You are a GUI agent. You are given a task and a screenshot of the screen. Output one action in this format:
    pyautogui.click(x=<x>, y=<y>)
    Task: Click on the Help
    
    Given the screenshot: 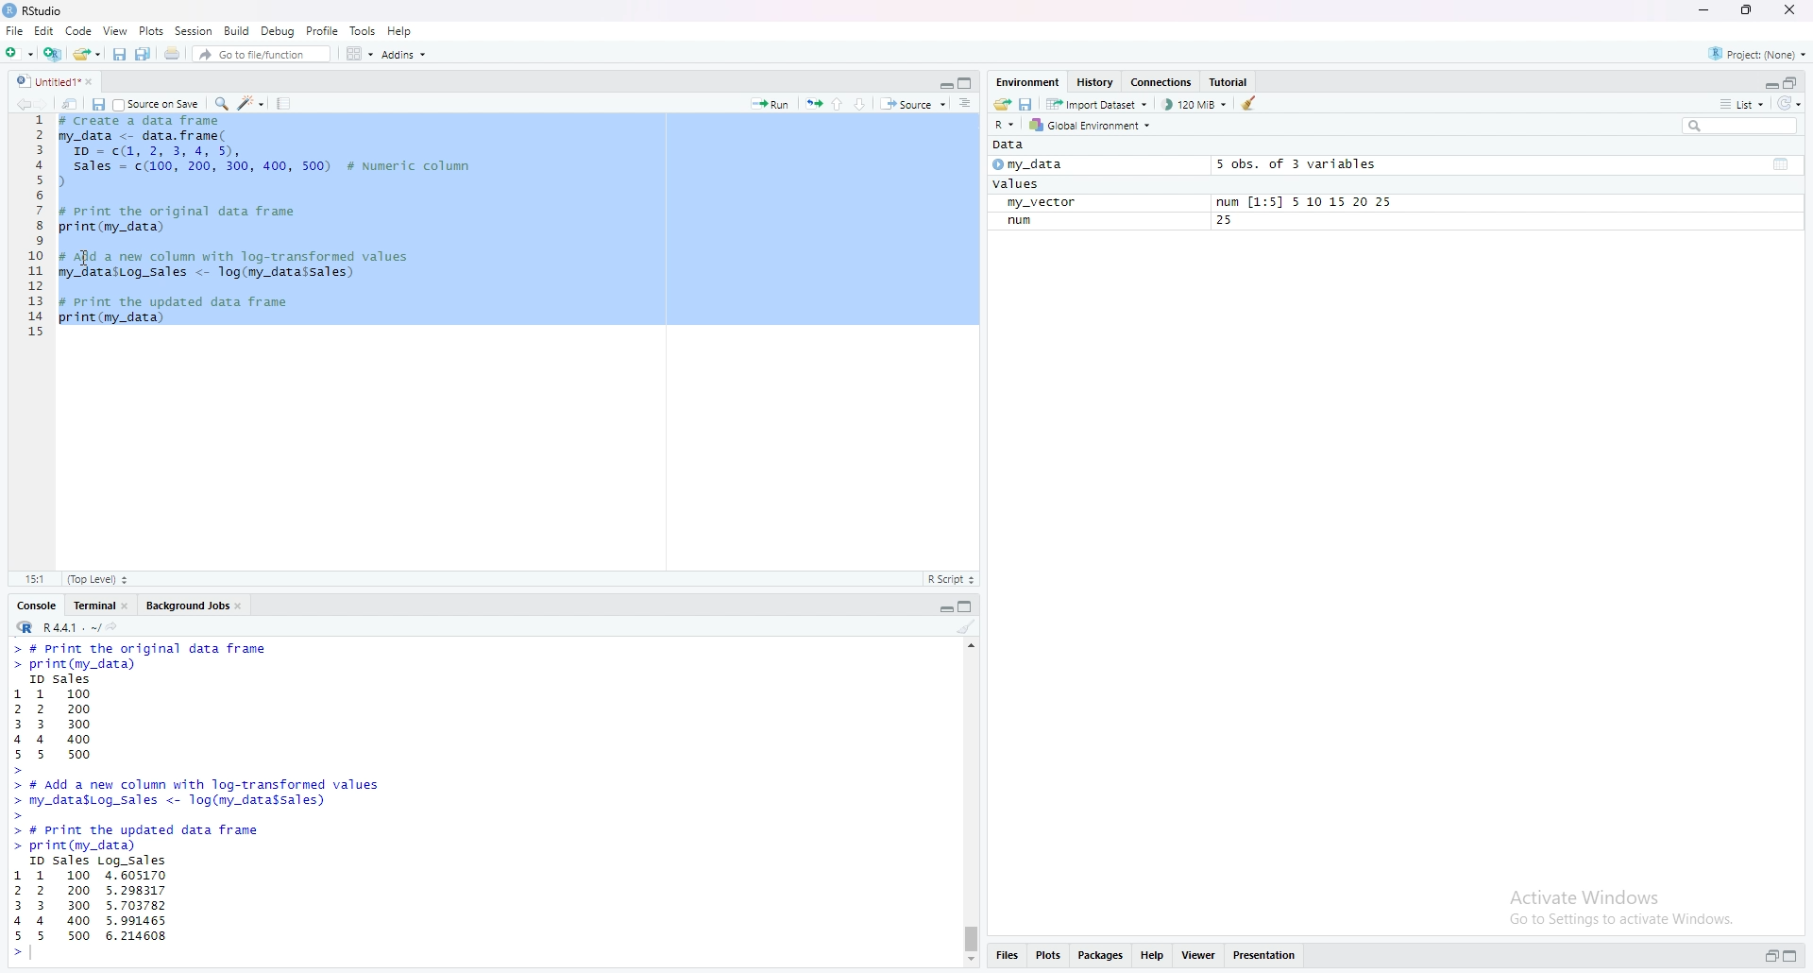 What is the action you would take?
    pyautogui.click(x=405, y=29)
    